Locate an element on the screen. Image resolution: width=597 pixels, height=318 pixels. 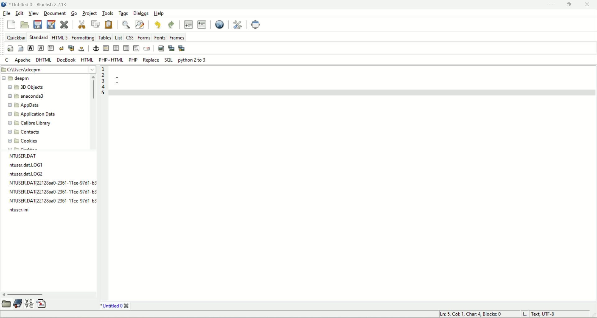
cut is located at coordinates (81, 25).